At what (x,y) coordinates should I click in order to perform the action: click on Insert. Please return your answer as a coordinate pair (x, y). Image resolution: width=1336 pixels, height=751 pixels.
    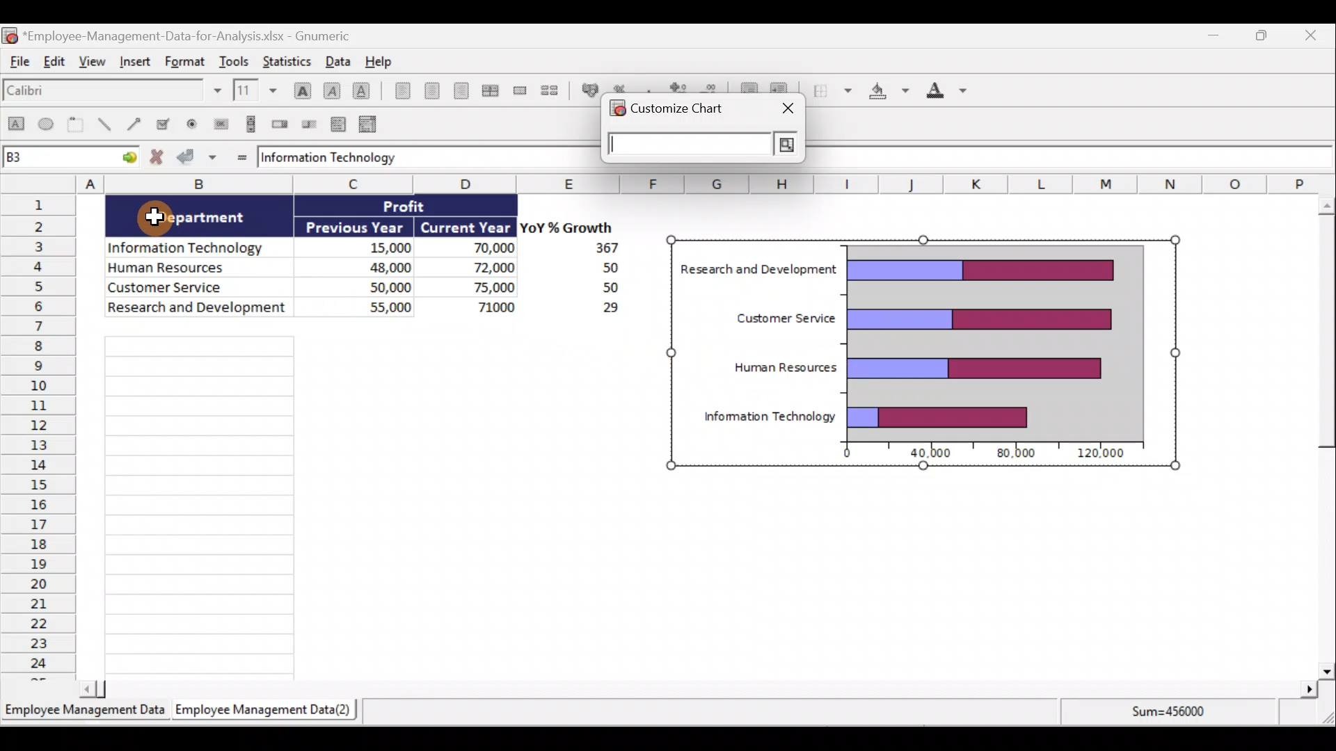
    Looking at the image, I should click on (138, 62).